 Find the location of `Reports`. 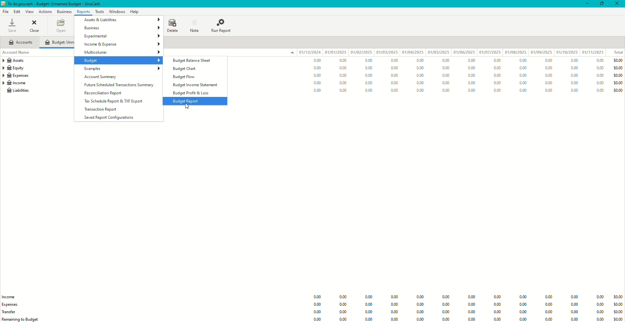

Reports is located at coordinates (83, 12).